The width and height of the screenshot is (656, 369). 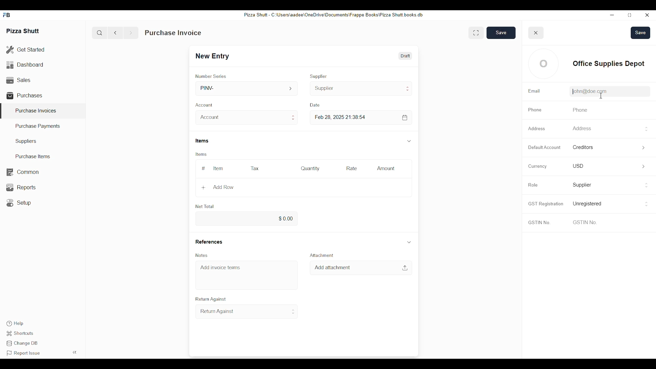 What do you see at coordinates (578, 110) in the screenshot?
I see `Phone` at bounding box center [578, 110].